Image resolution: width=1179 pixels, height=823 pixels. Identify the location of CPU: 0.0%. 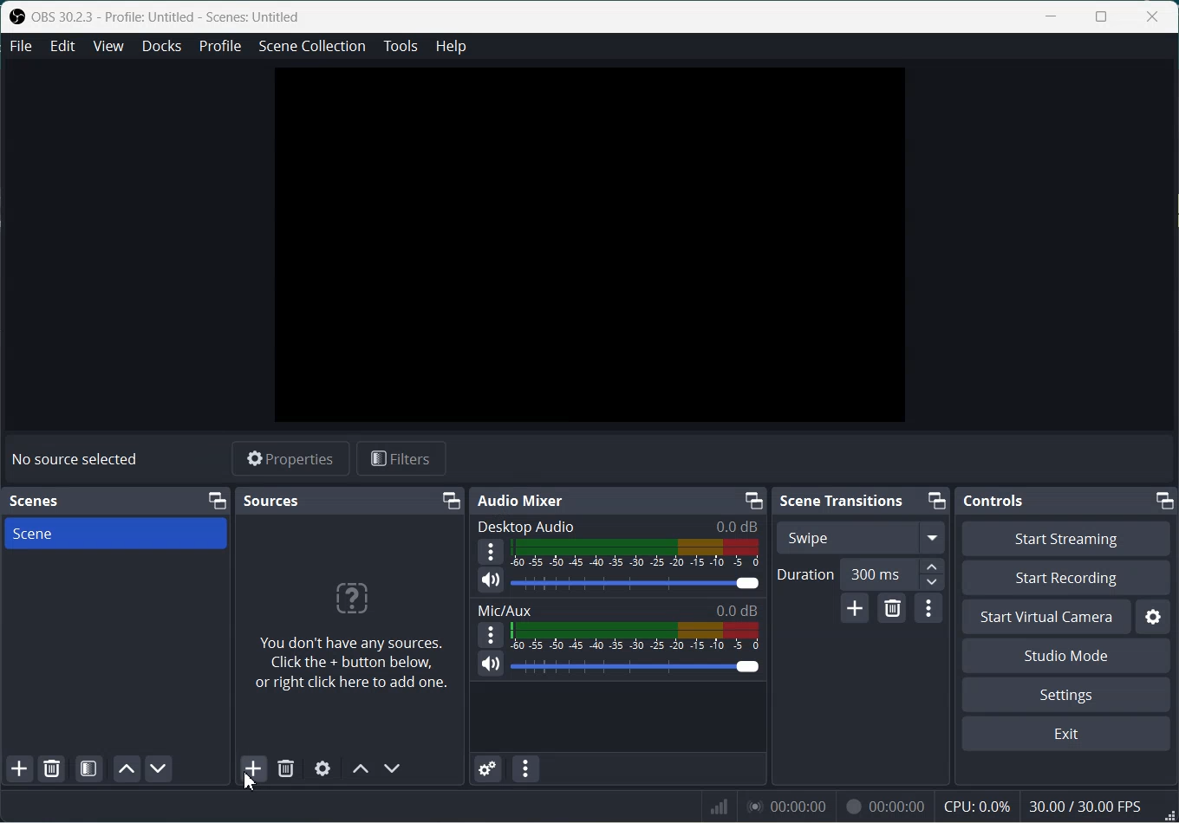
(975, 806).